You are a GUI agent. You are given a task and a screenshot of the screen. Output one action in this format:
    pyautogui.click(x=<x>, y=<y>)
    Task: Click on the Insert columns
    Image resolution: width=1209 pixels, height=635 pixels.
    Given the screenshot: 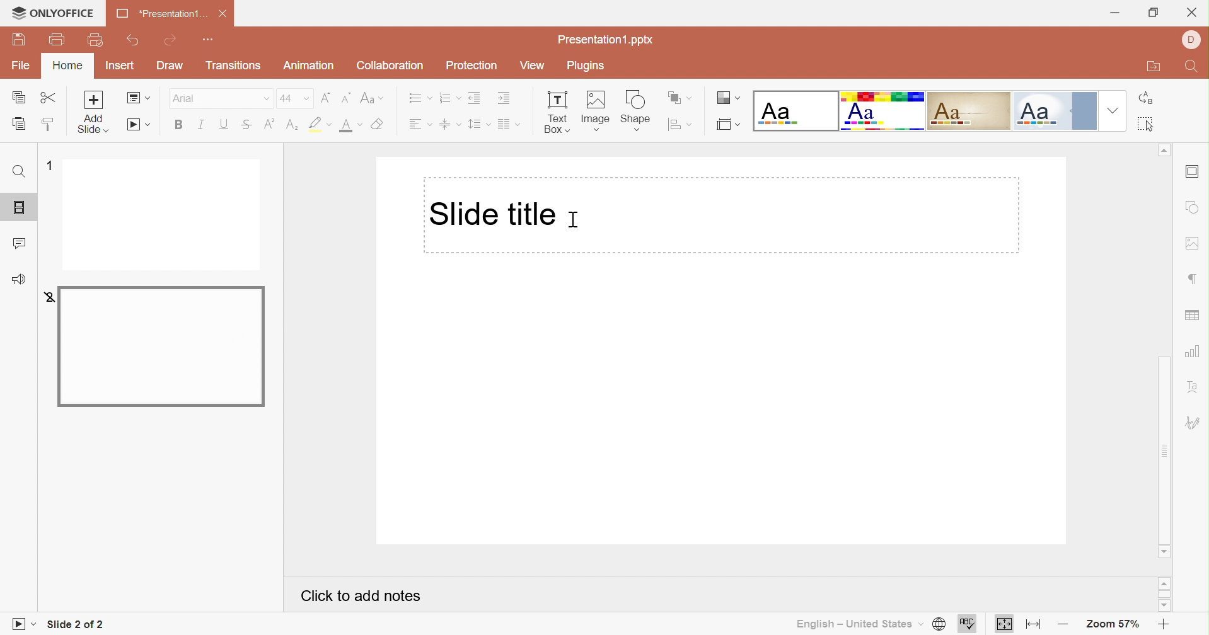 What is the action you would take?
    pyautogui.click(x=509, y=125)
    